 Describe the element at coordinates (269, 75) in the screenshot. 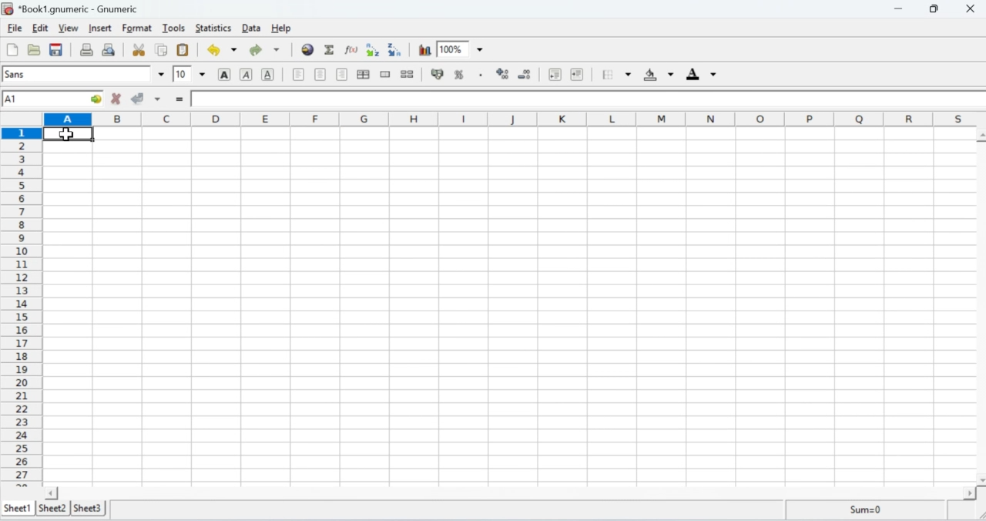

I see `Underline` at that location.